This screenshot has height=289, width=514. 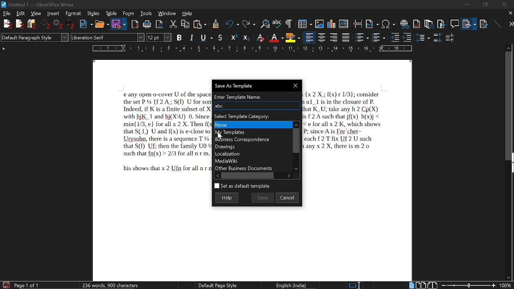 I want to click on Italics, so click(x=192, y=37).